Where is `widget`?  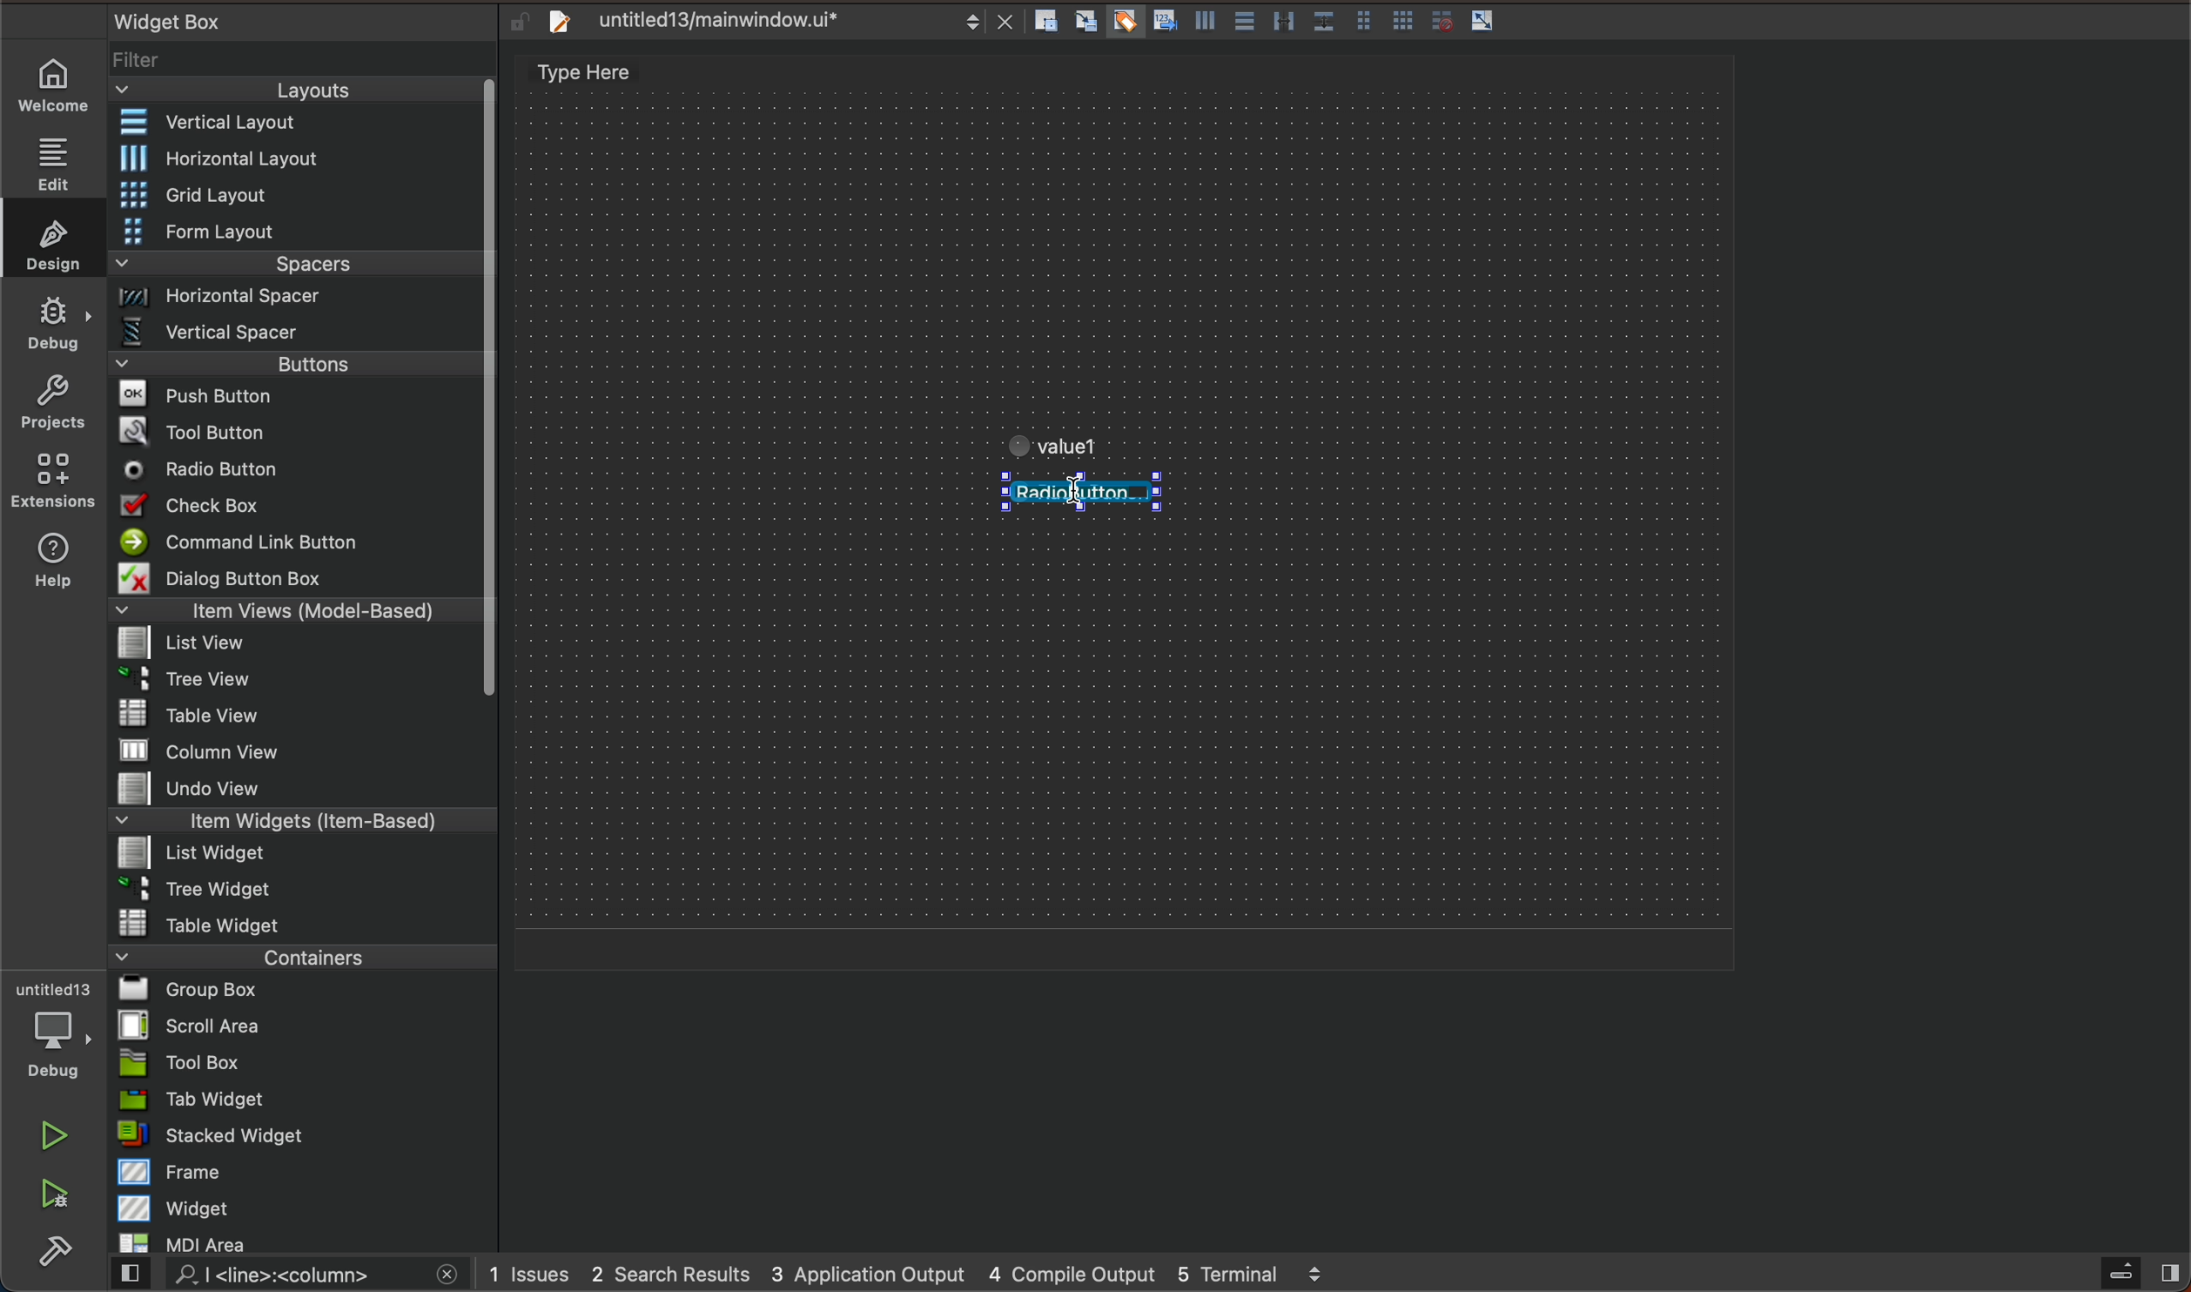
widget is located at coordinates (306, 1208).